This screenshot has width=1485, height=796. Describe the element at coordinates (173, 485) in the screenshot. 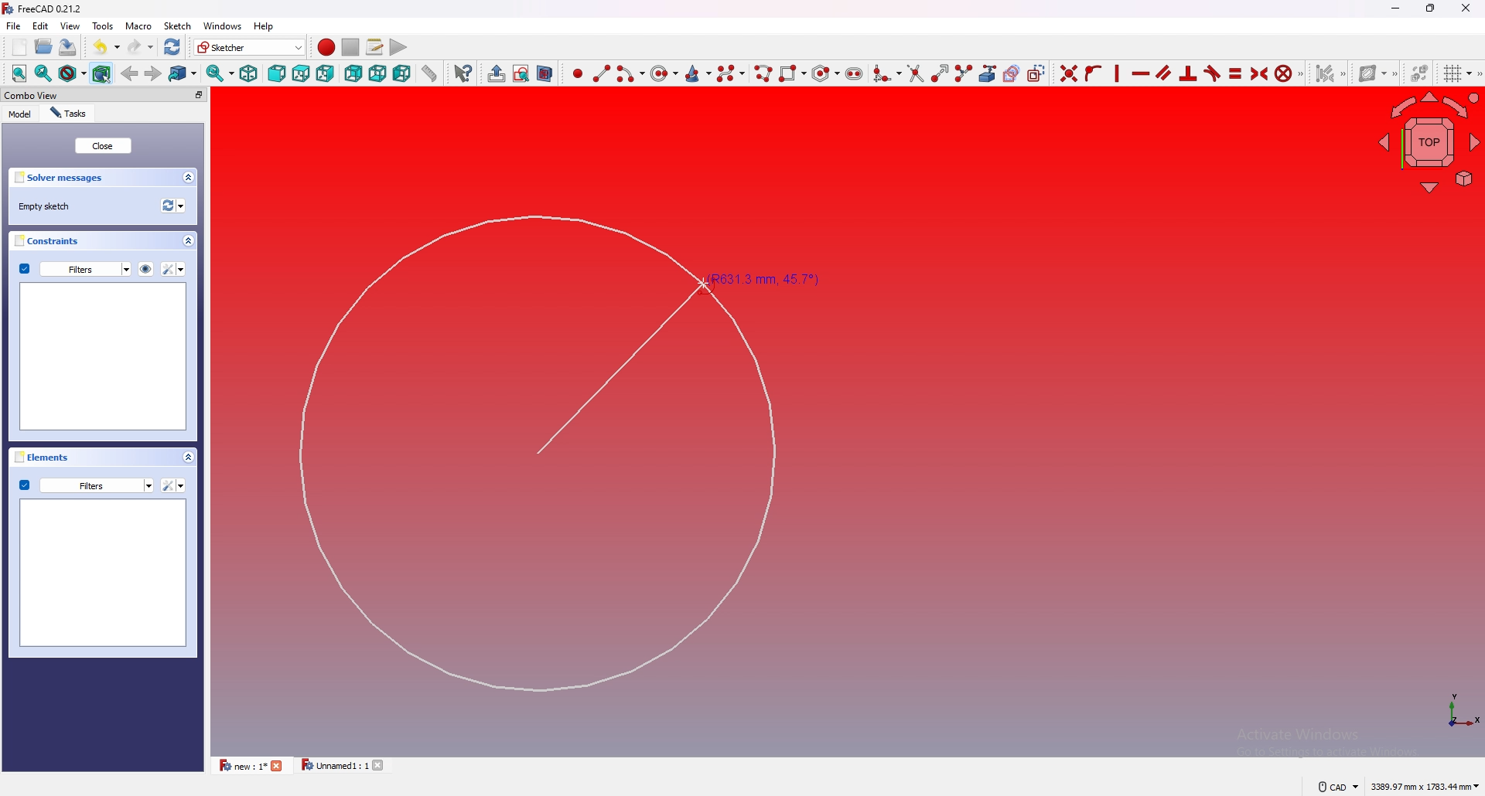

I see `settings` at that location.